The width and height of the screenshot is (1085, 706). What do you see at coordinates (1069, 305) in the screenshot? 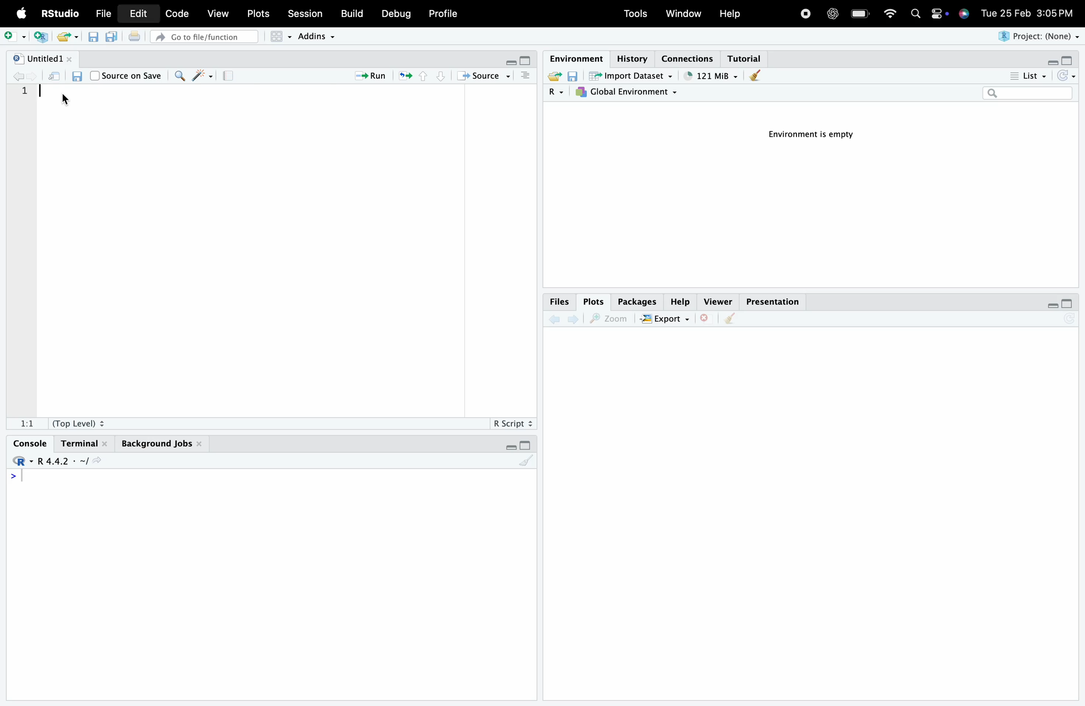
I see `Maximize/Restore` at bounding box center [1069, 305].